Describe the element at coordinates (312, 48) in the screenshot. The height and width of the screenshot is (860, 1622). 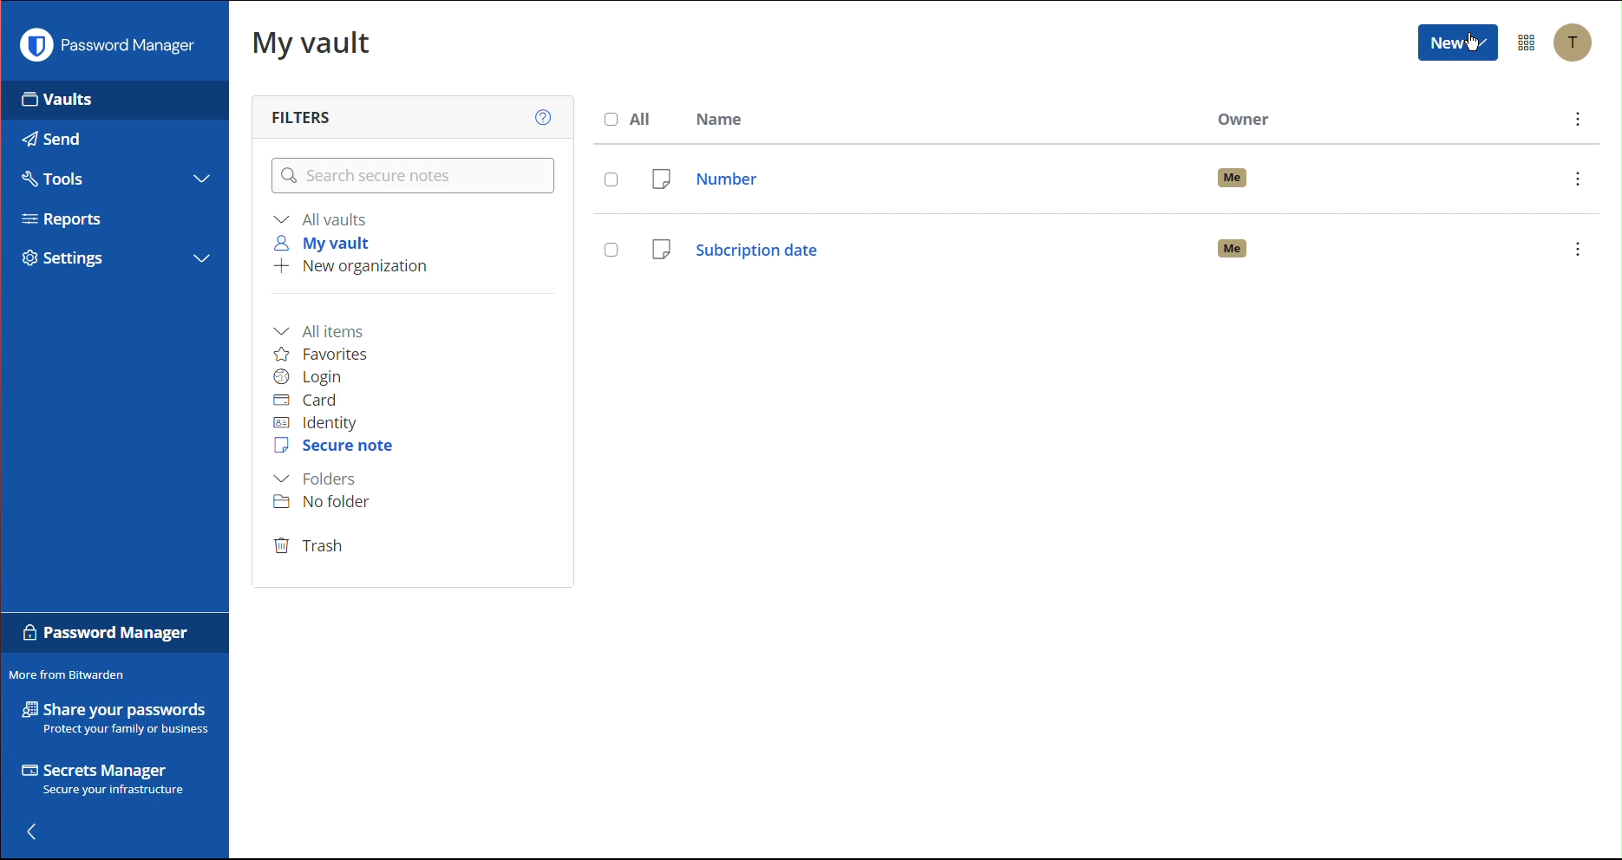
I see `My vault` at that location.